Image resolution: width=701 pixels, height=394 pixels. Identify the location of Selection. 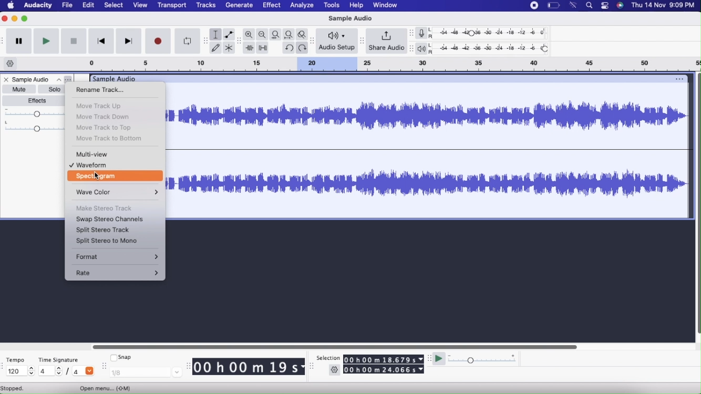
(329, 358).